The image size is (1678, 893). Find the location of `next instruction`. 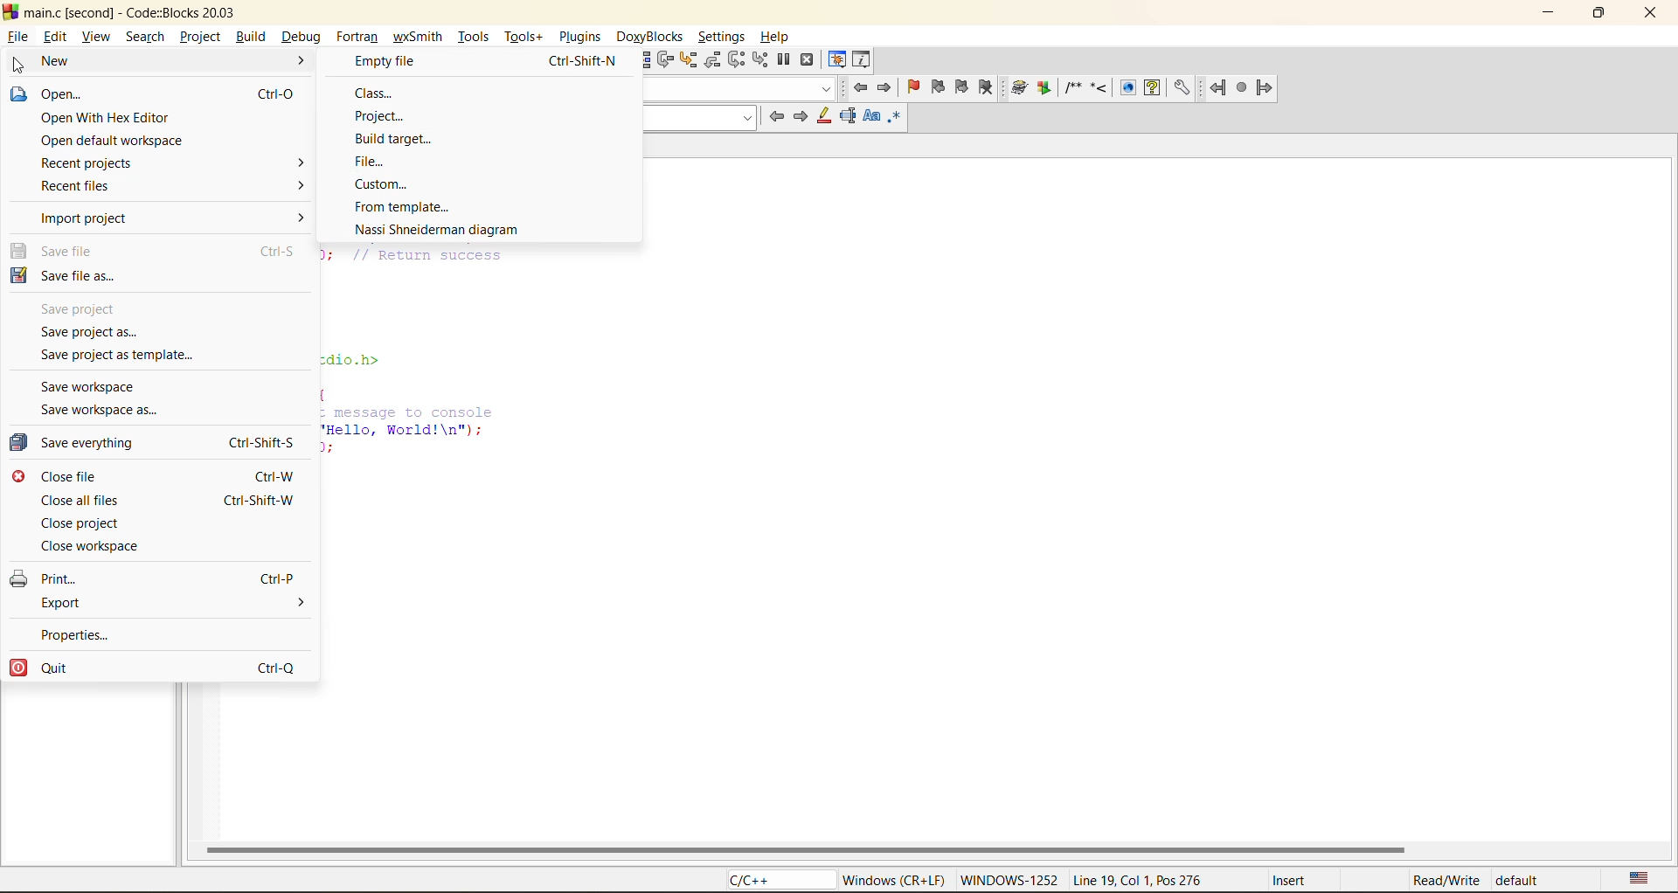

next instruction is located at coordinates (737, 59).